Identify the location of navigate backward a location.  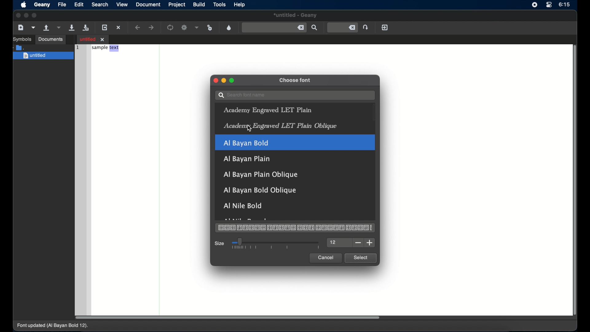
(138, 28).